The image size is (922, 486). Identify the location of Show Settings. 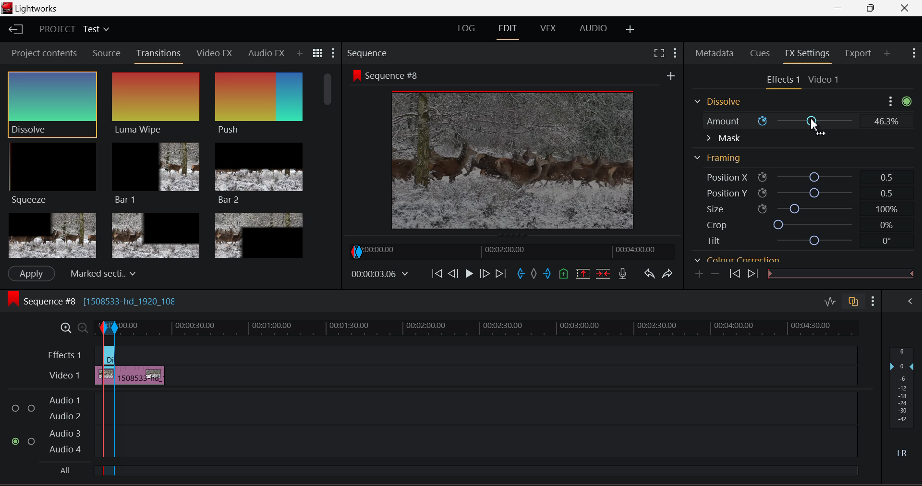
(334, 52).